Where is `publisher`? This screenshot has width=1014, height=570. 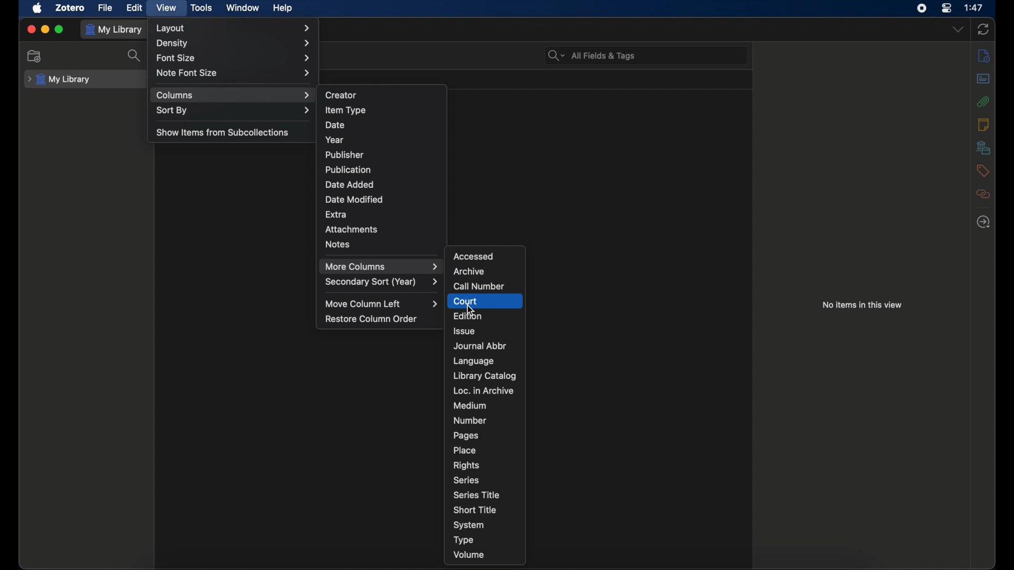
publisher is located at coordinates (343, 155).